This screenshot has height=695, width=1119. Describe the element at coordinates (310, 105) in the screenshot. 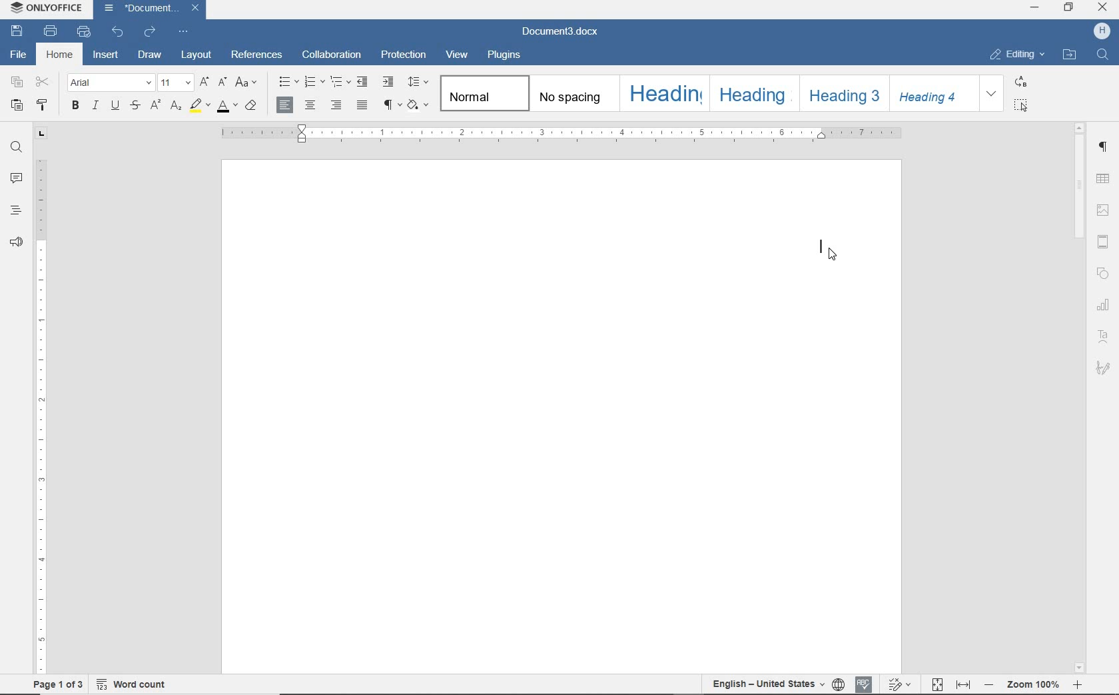

I see `ALIGN CENTER` at that location.